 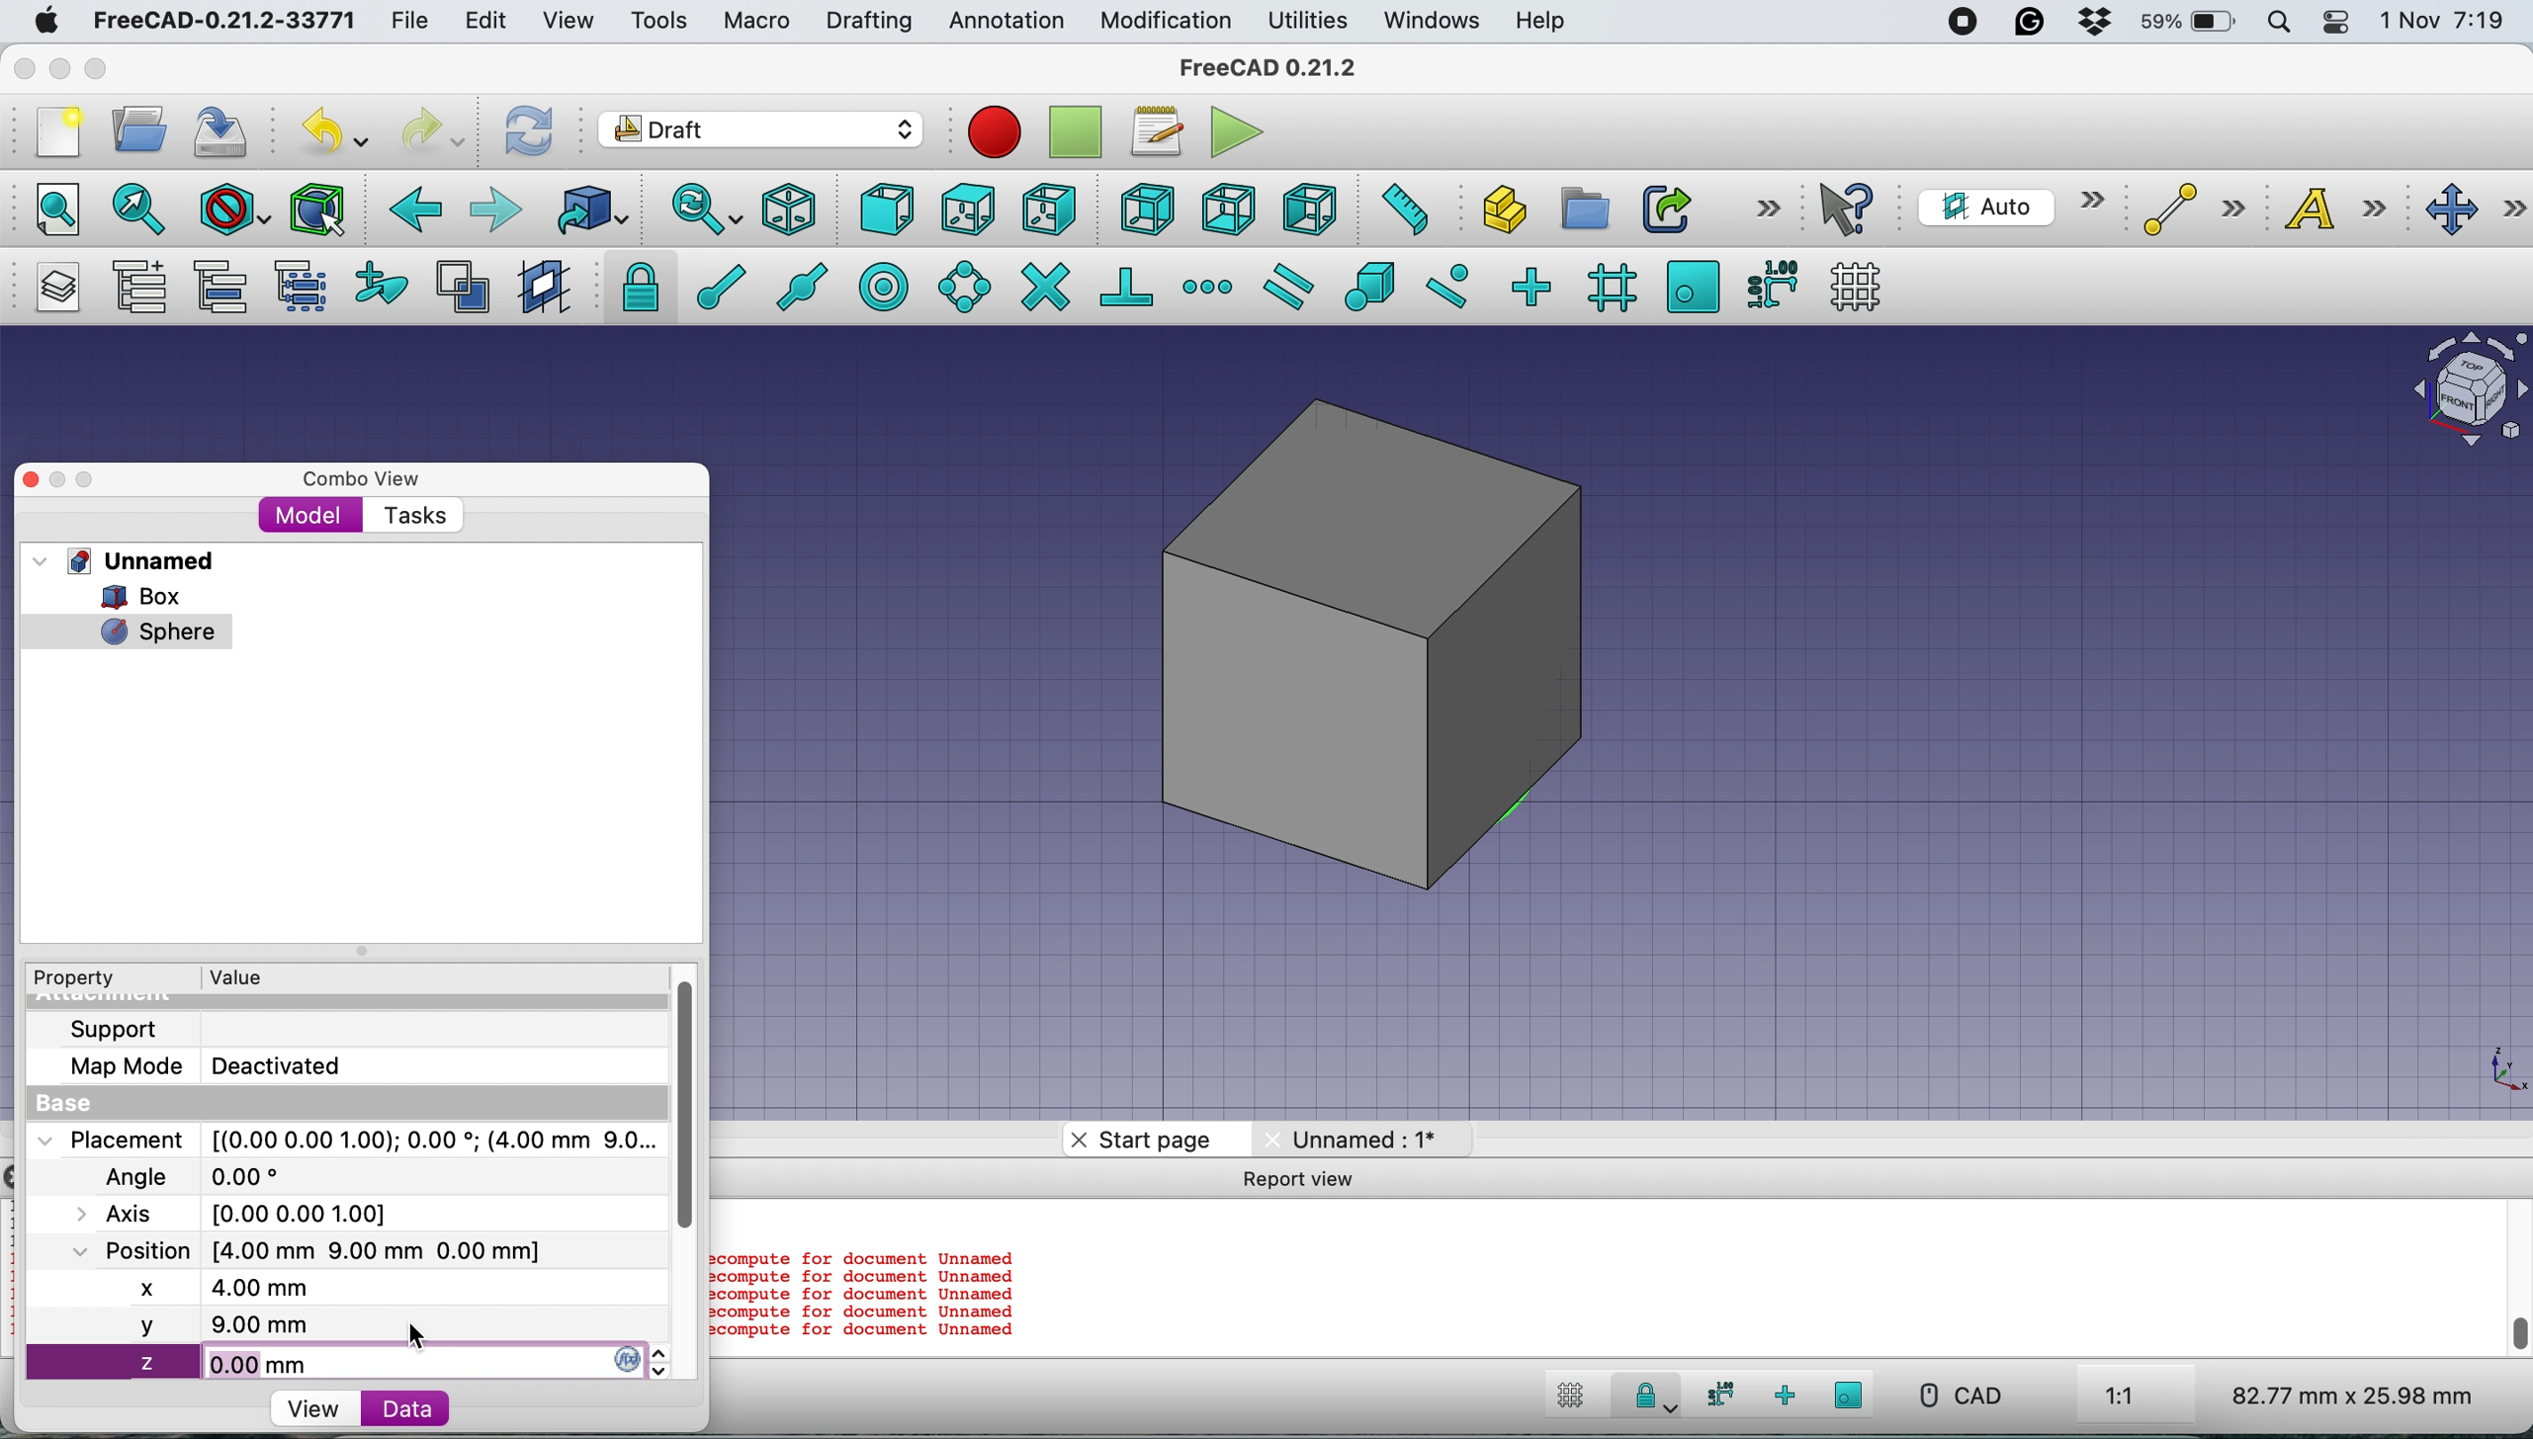 I want to click on measure distance, so click(x=1398, y=207).